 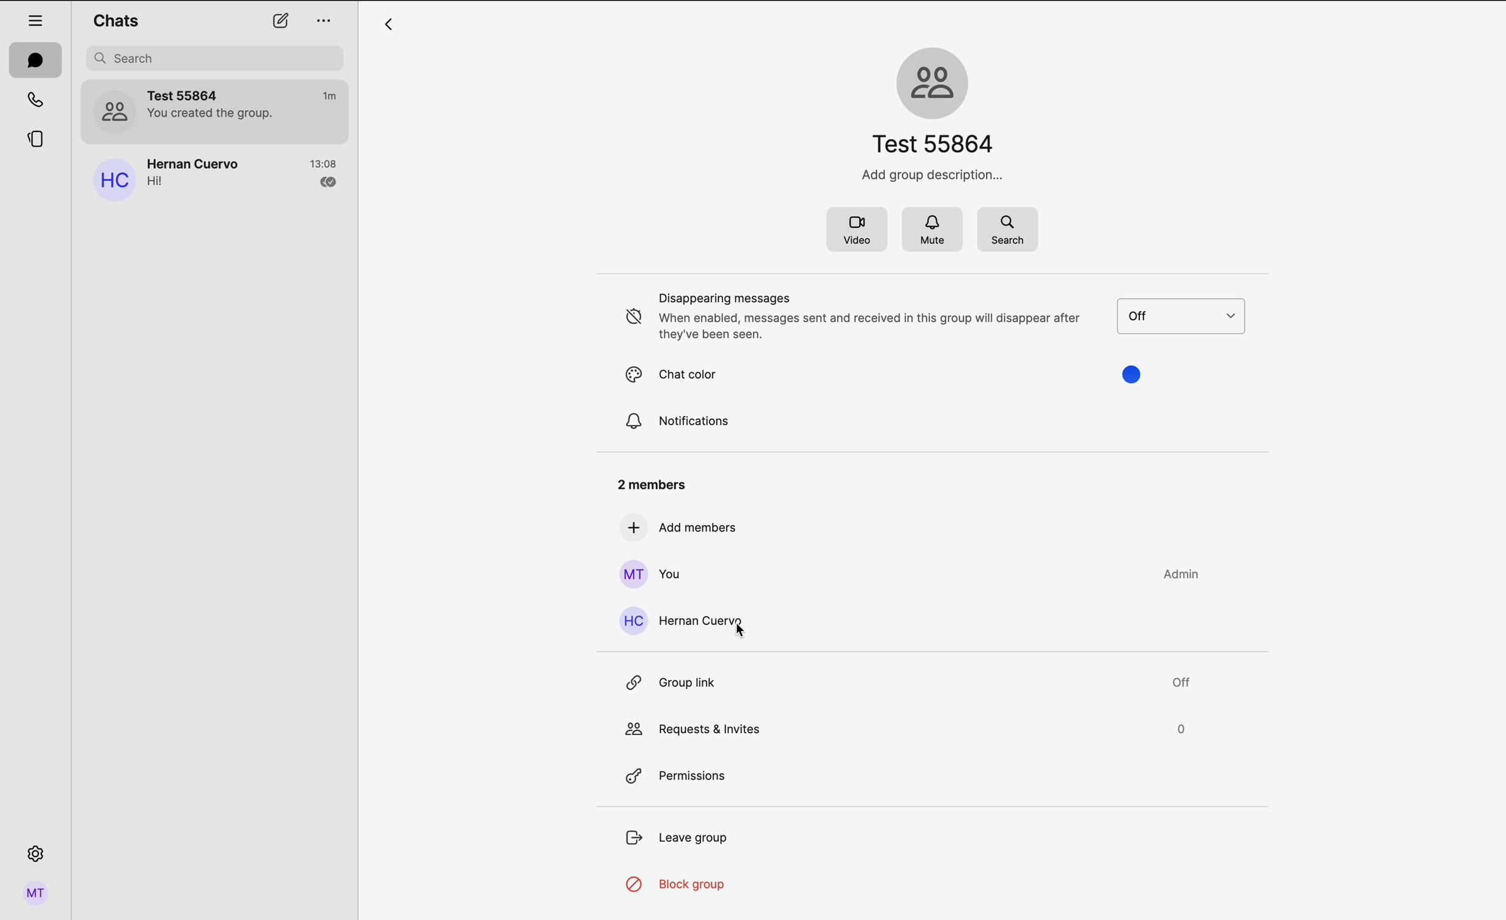 What do you see at coordinates (217, 58) in the screenshot?
I see `search bar` at bounding box center [217, 58].